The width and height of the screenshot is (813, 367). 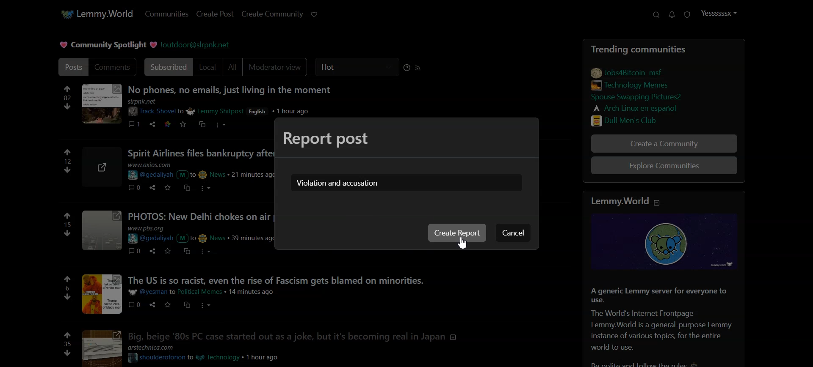 I want to click on share, so click(x=152, y=124).